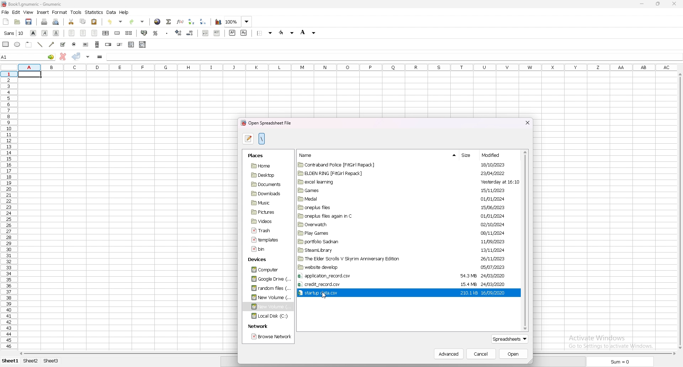 Image resolution: width=683 pixels, height=367 pixels. What do you see at coordinates (266, 185) in the screenshot?
I see `folder` at bounding box center [266, 185].